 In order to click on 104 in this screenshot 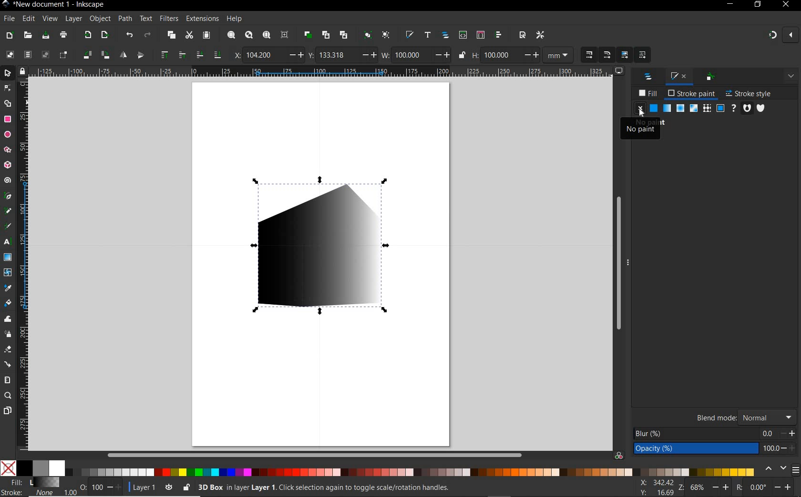, I will do `click(263, 56)`.